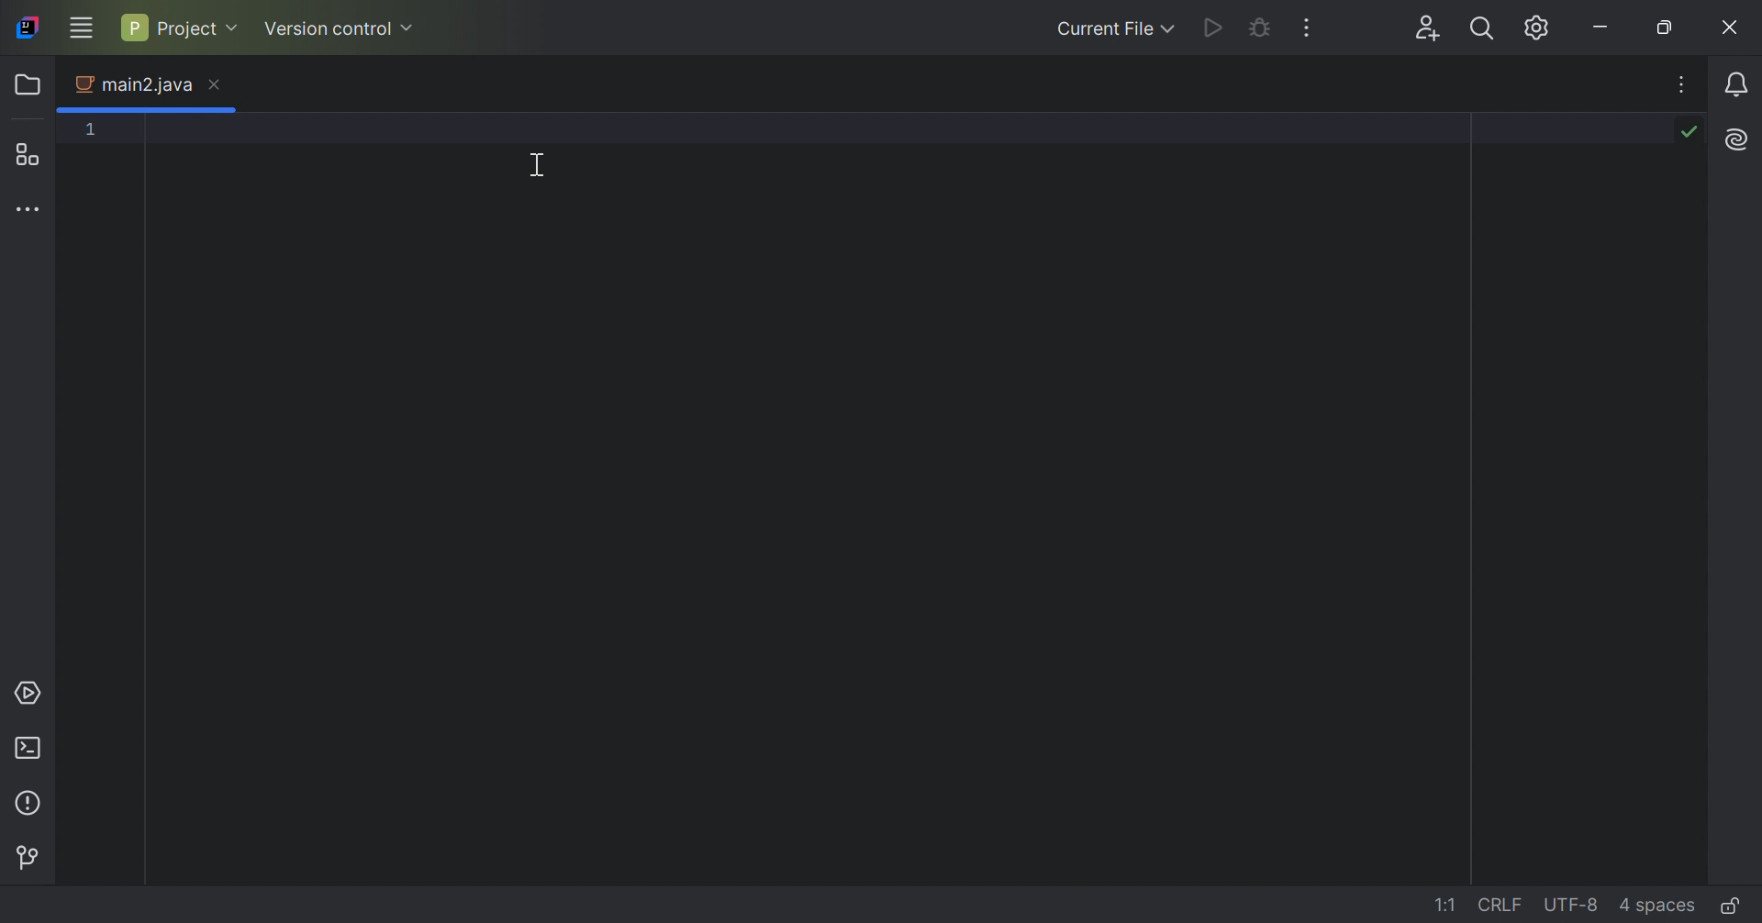  Describe the element at coordinates (33, 28) in the screenshot. I see `IntelliJ IDEA icon` at that location.